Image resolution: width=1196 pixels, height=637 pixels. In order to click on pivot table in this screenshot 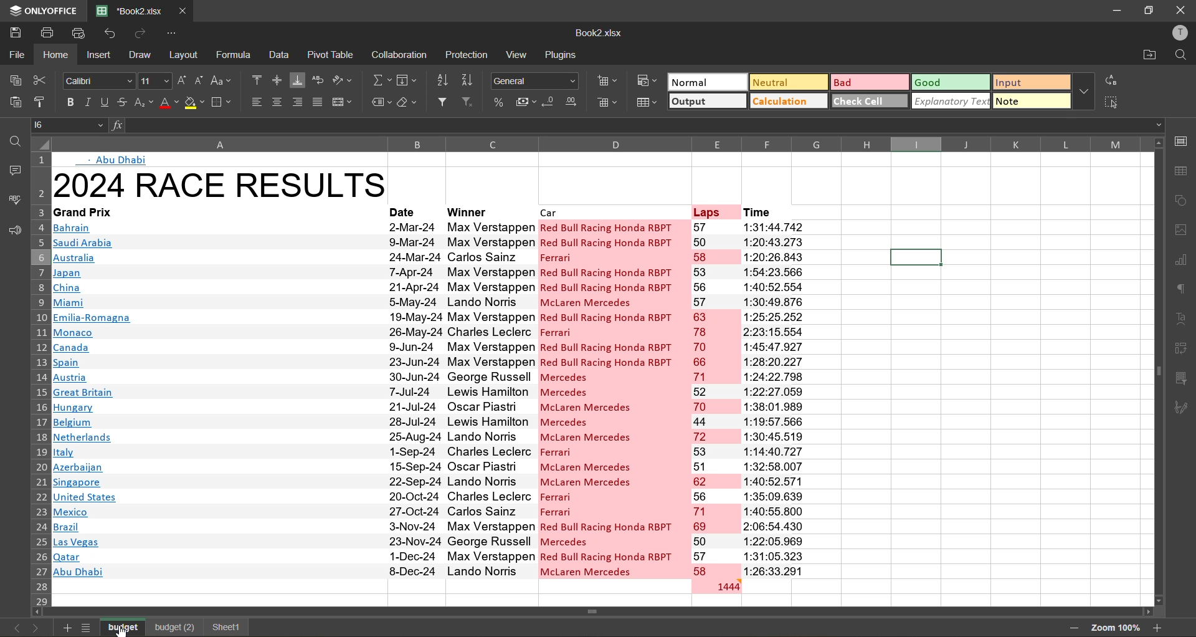, I will do `click(332, 54)`.